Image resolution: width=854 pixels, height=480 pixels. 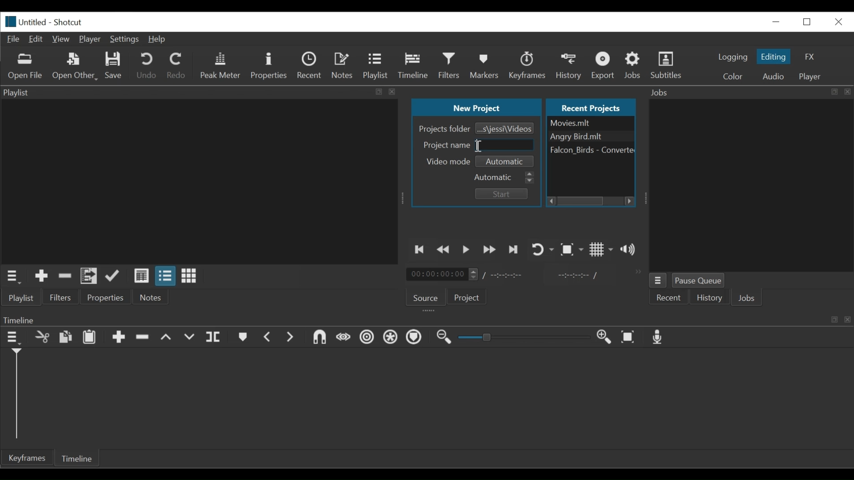 I want to click on Remove Cut, so click(x=65, y=277).